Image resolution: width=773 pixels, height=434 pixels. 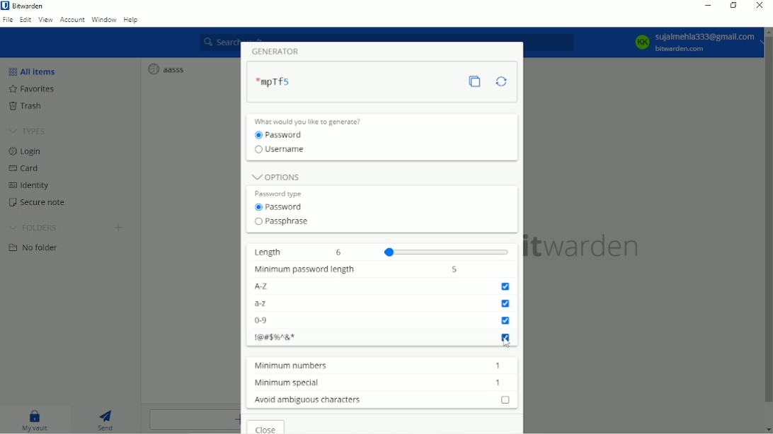 I want to click on Edit, so click(x=25, y=19).